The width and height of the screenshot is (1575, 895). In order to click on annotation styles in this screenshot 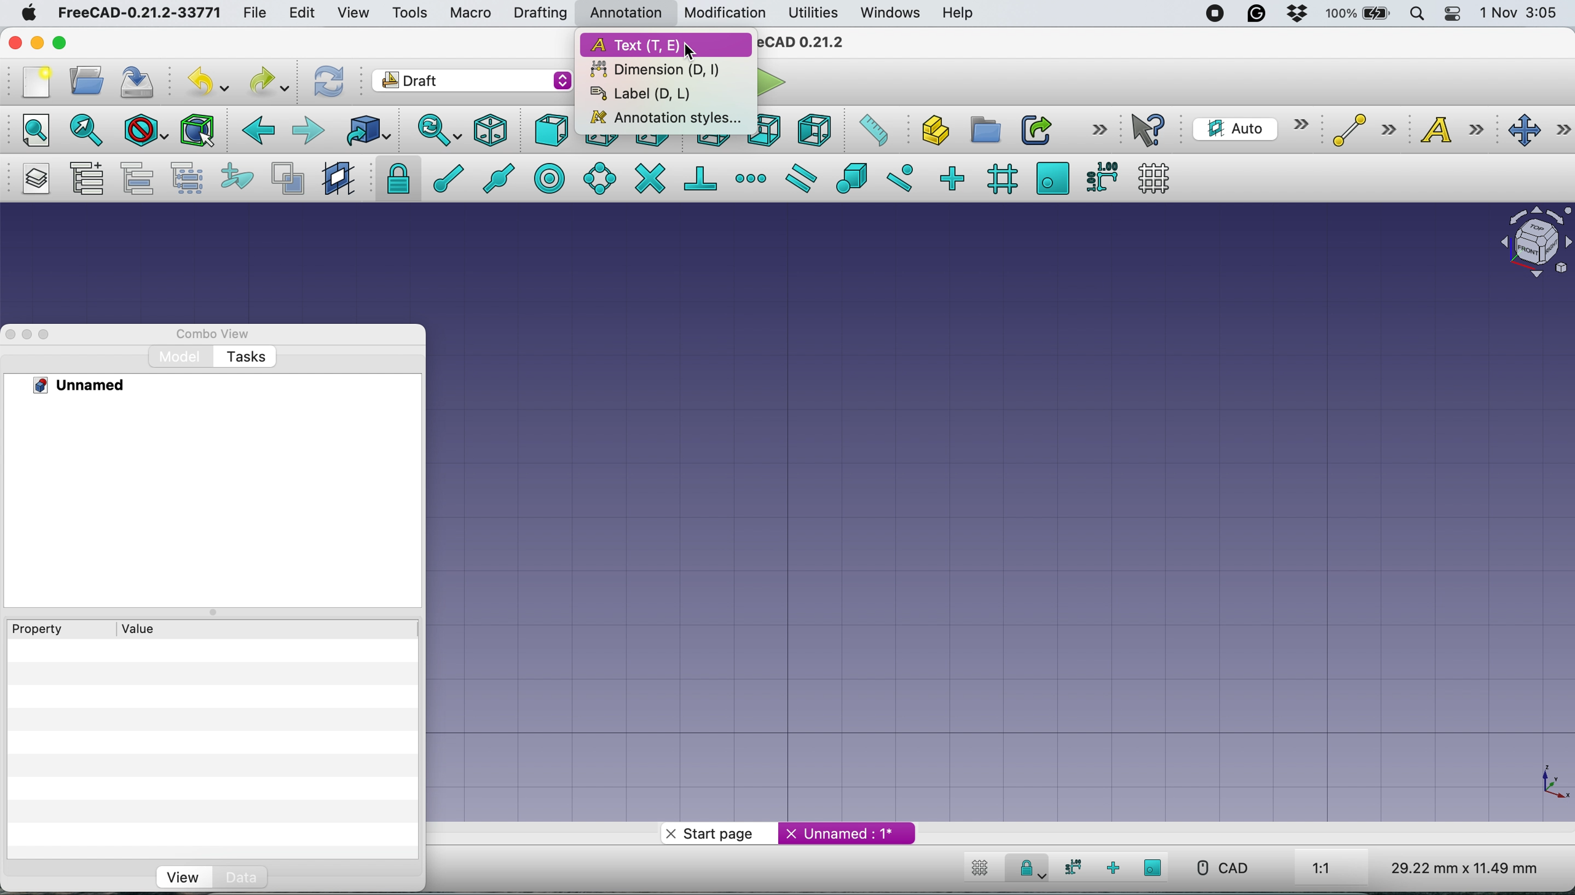, I will do `click(662, 120)`.